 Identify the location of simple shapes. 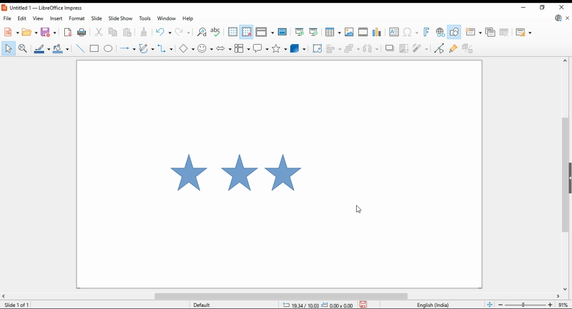
(187, 49).